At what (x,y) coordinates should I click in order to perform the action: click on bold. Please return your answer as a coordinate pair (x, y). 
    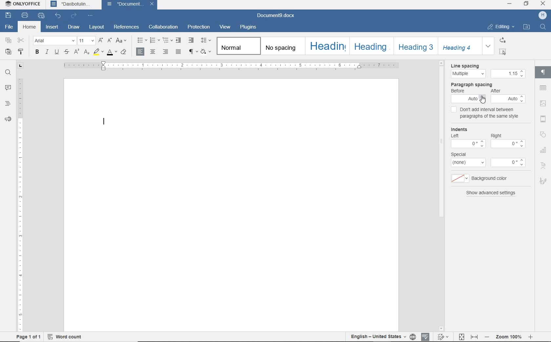
    Looking at the image, I should click on (37, 52).